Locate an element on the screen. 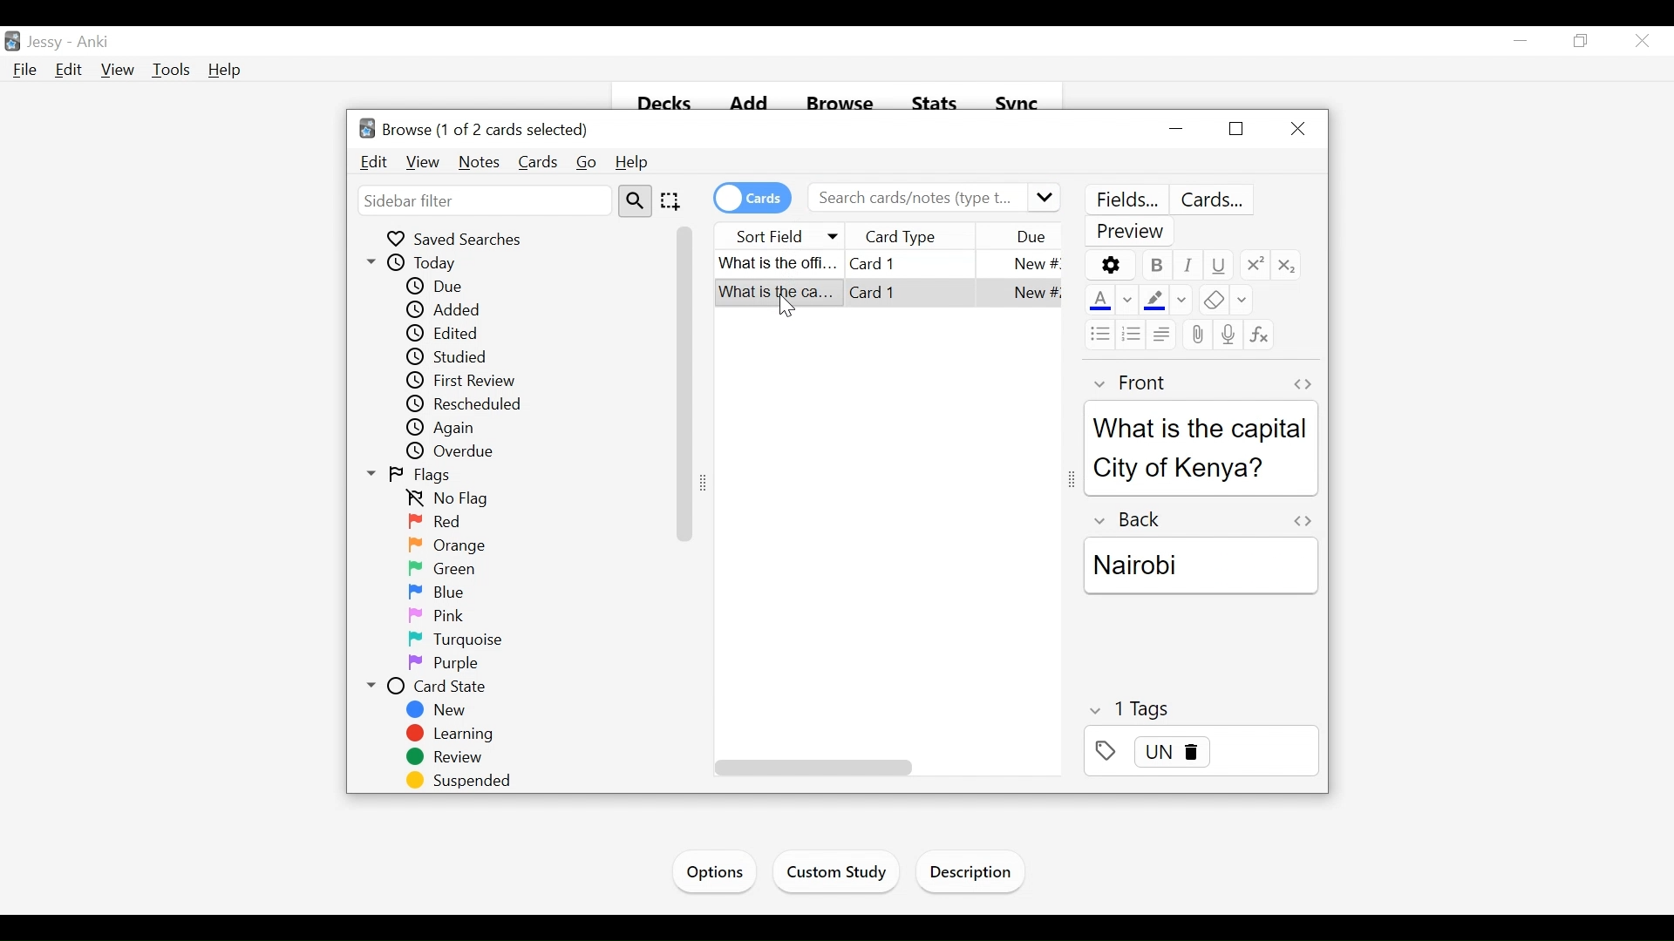 This screenshot has height=941, width=1674. Help is located at coordinates (634, 163).